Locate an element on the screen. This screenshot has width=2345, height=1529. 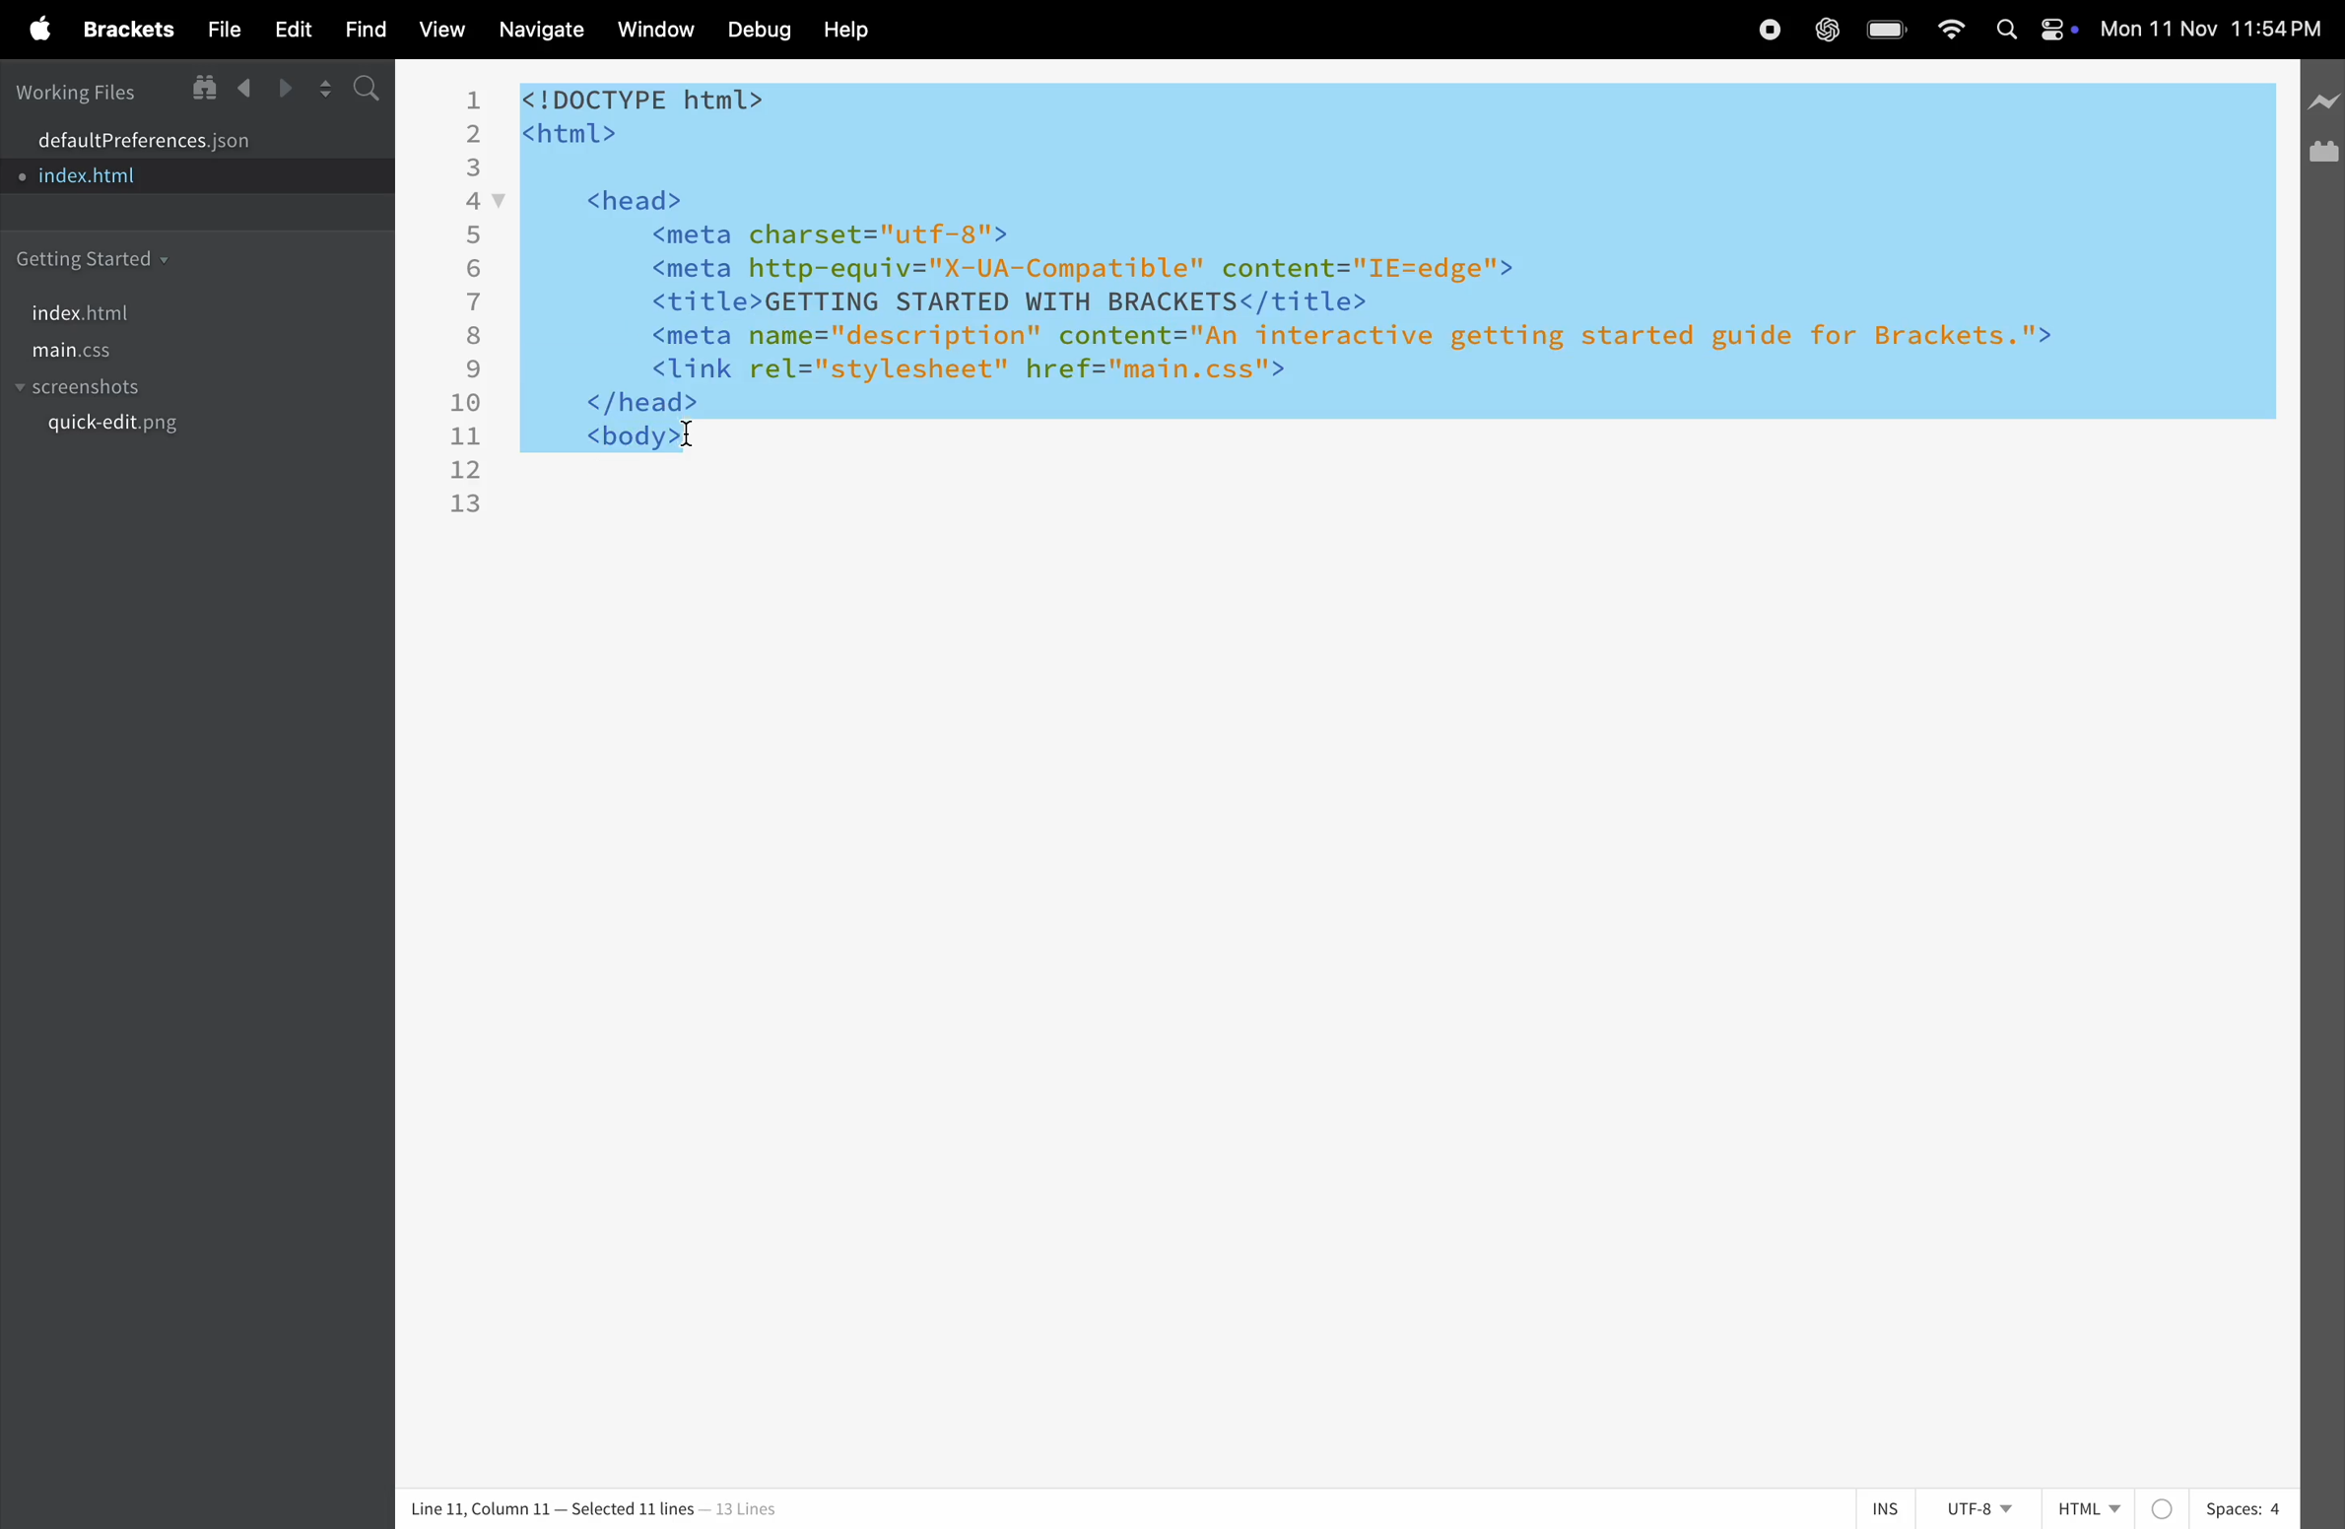
backward is located at coordinates (243, 89).